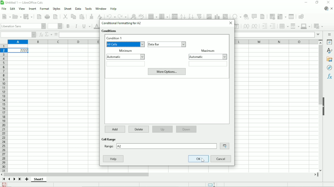 This screenshot has width=334, height=187. I want to click on Freeze row and column, so click(282, 16).